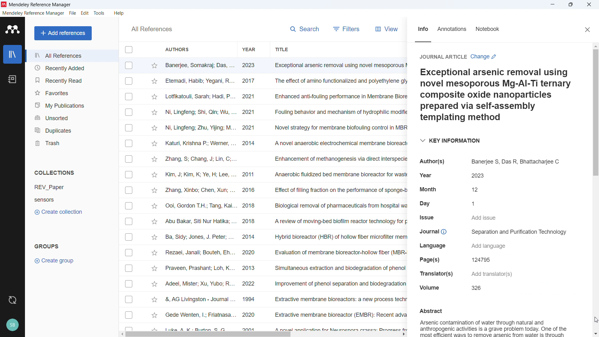 Image resolution: width=599 pixels, height=337 pixels. What do you see at coordinates (491, 274) in the screenshot?
I see `add translator(s)` at bounding box center [491, 274].